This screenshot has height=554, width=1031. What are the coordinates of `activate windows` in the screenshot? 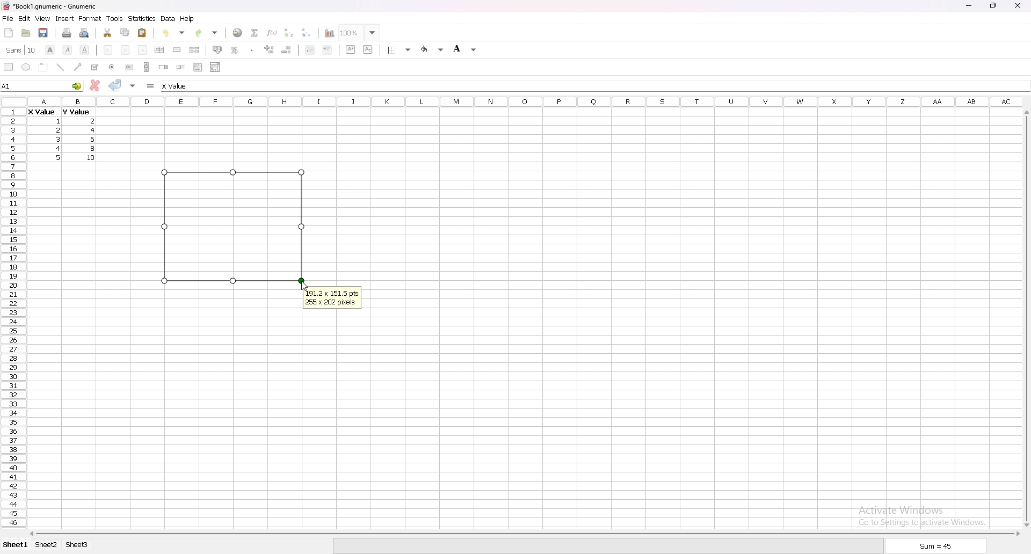 It's located at (926, 514).